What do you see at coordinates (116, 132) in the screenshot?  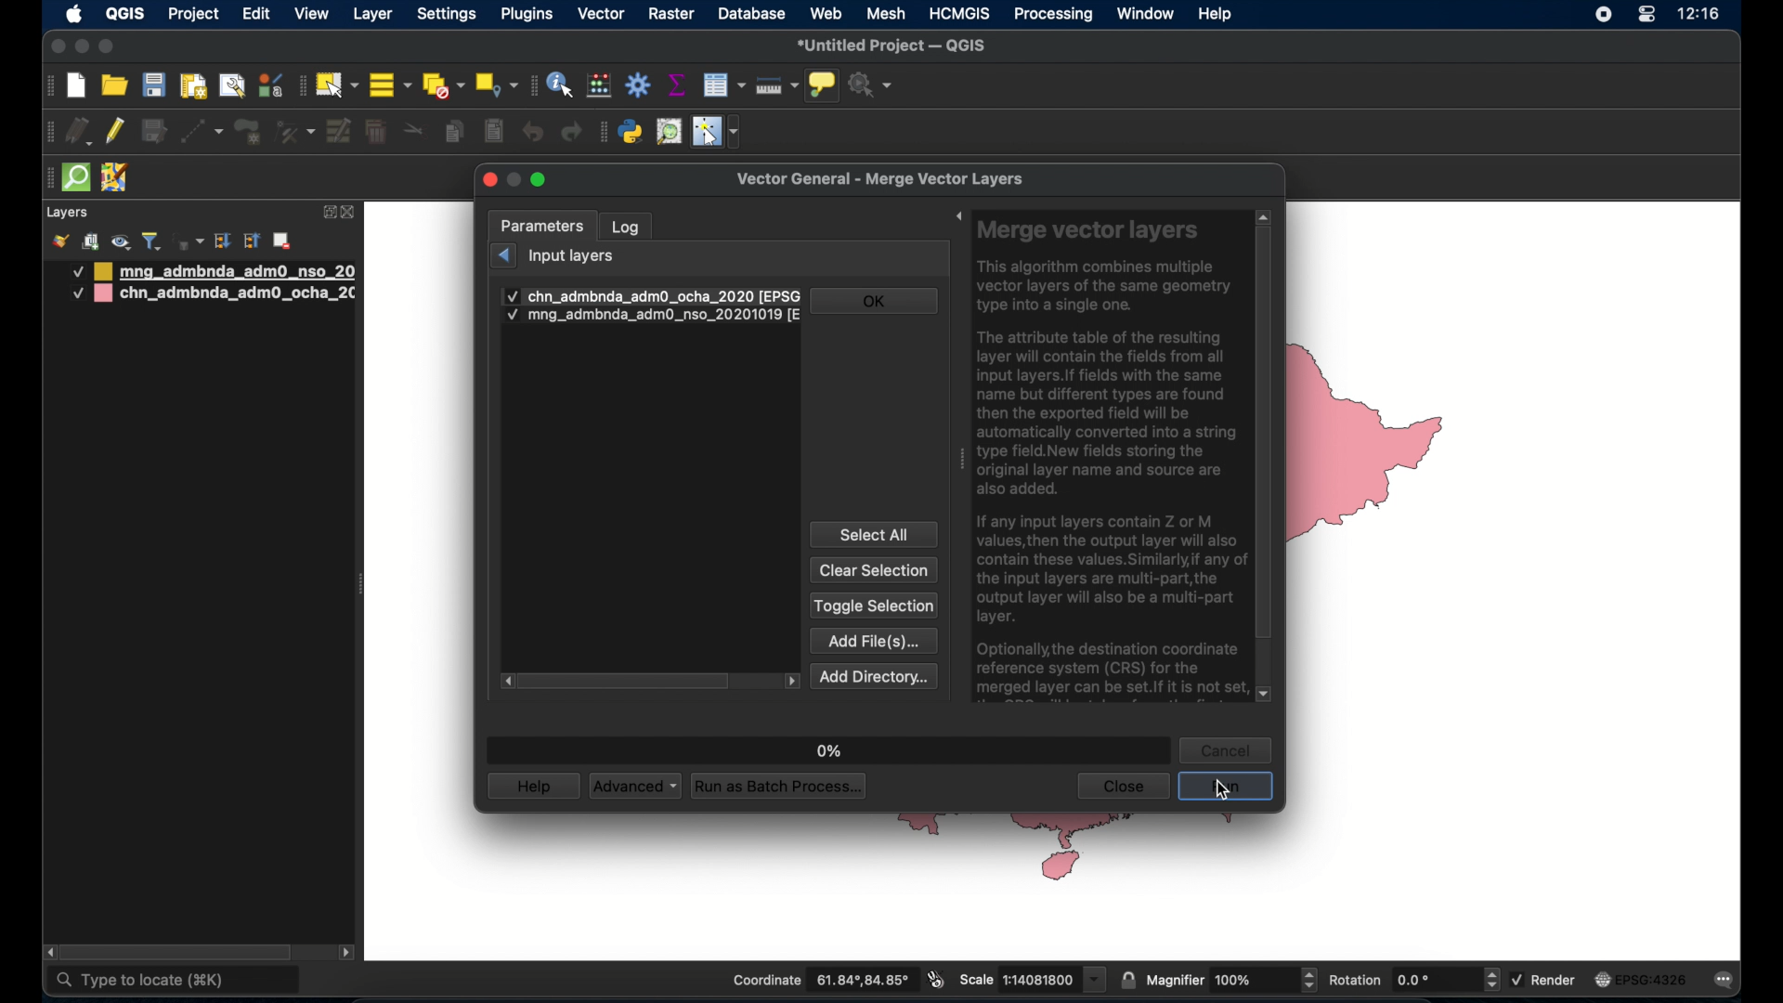 I see `toggle editing` at bounding box center [116, 132].